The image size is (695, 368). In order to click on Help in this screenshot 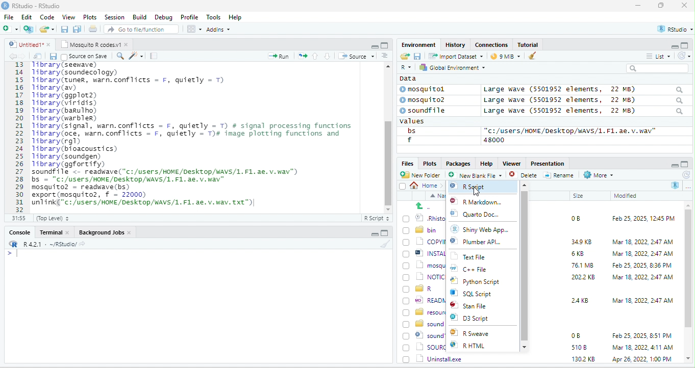, I will do `click(236, 18)`.